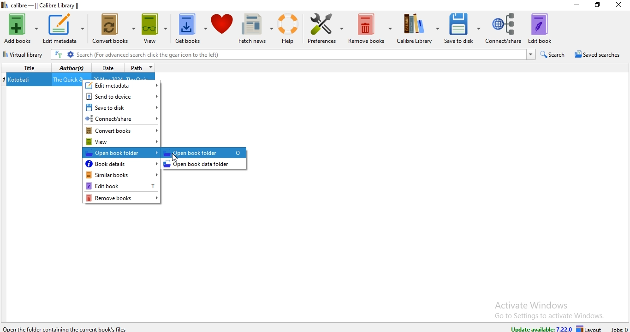  Describe the element at coordinates (596, 54) in the screenshot. I see ` saved searches` at that location.